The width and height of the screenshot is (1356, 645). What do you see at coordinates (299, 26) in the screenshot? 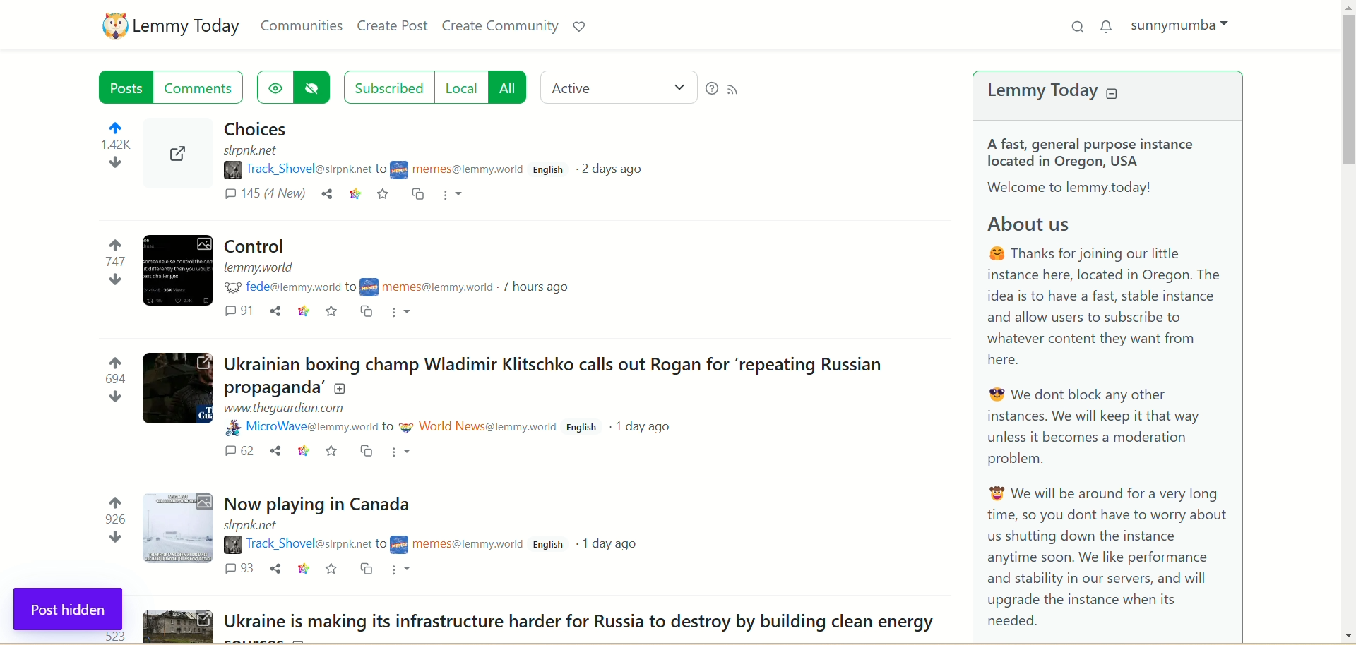
I see `communities` at bounding box center [299, 26].